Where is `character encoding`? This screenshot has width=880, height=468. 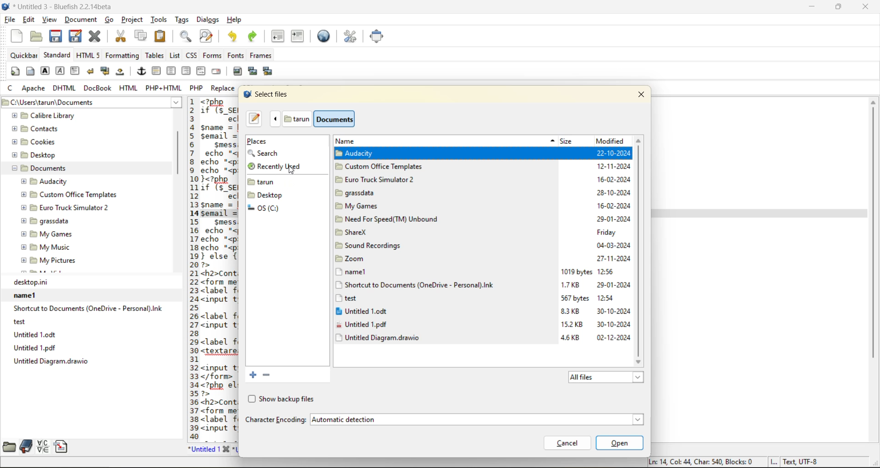
character encoding is located at coordinates (275, 420).